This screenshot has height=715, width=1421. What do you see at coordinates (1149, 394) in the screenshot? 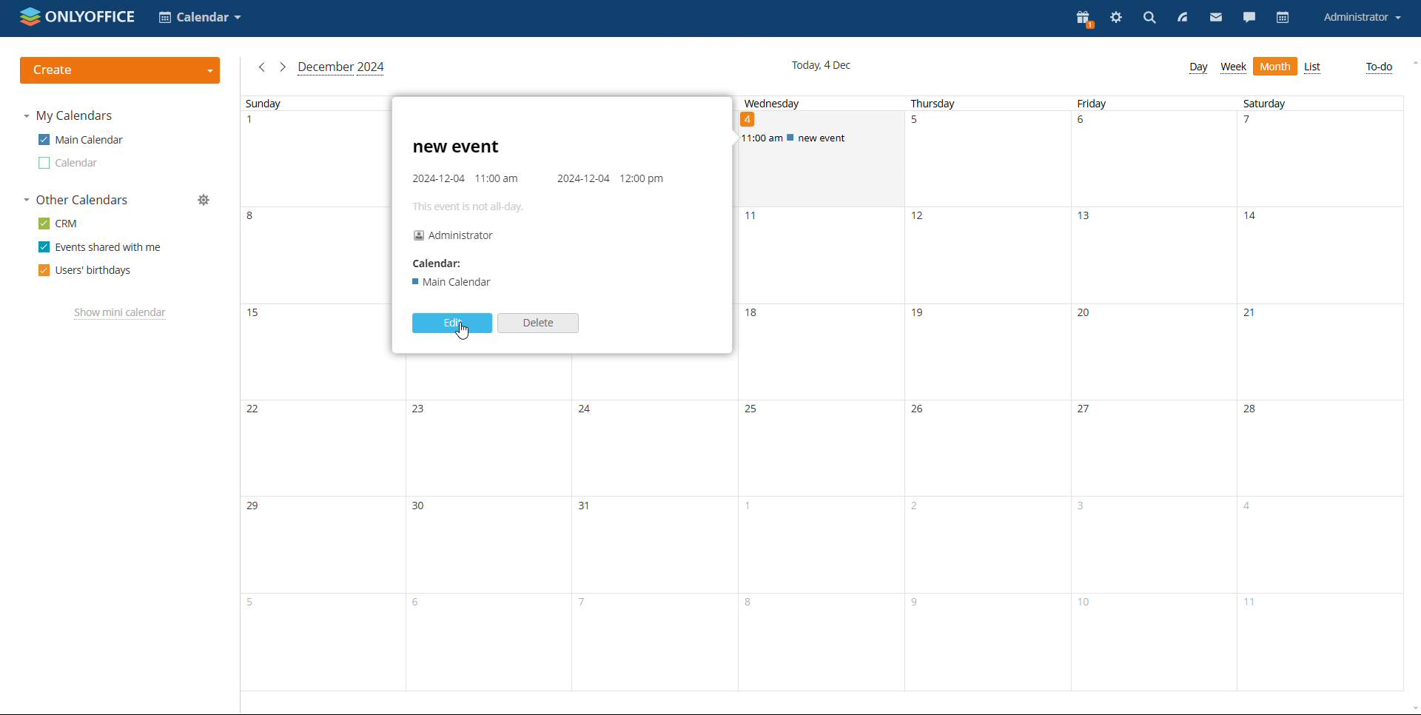
I see `friday` at bounding box center [1149, 394].